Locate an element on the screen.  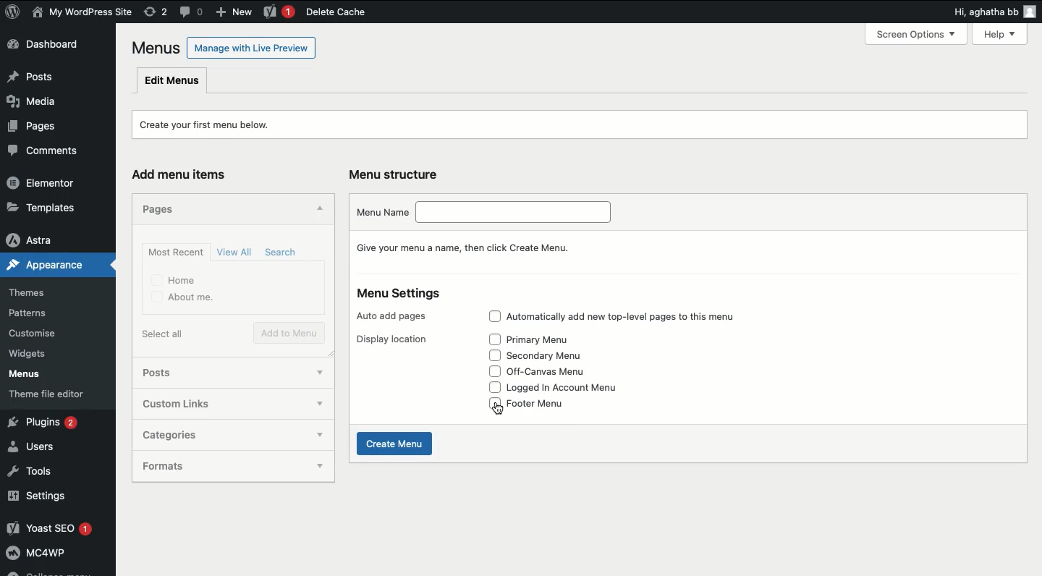
Pages is located at coordinates (31, 130).